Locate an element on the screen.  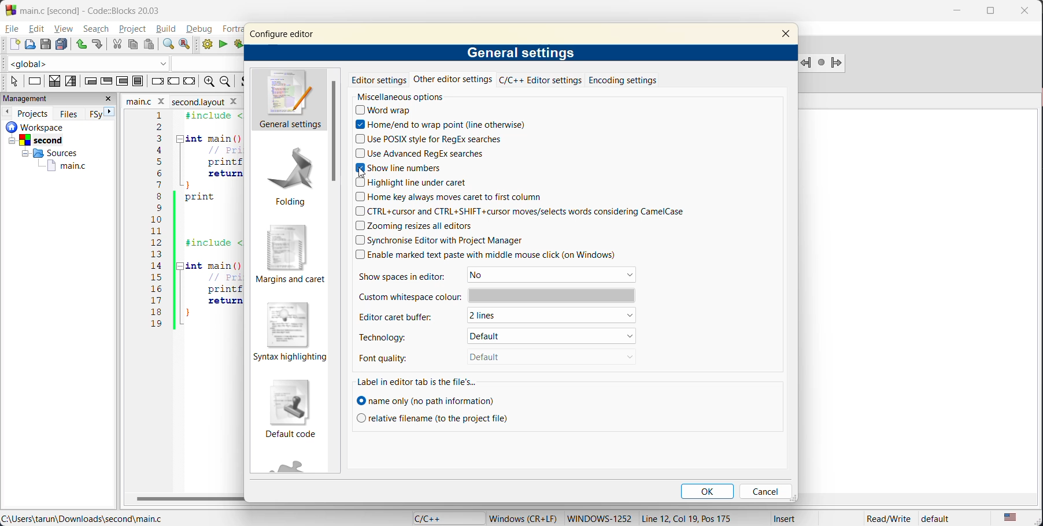
project is located at coordinates (134, 30).